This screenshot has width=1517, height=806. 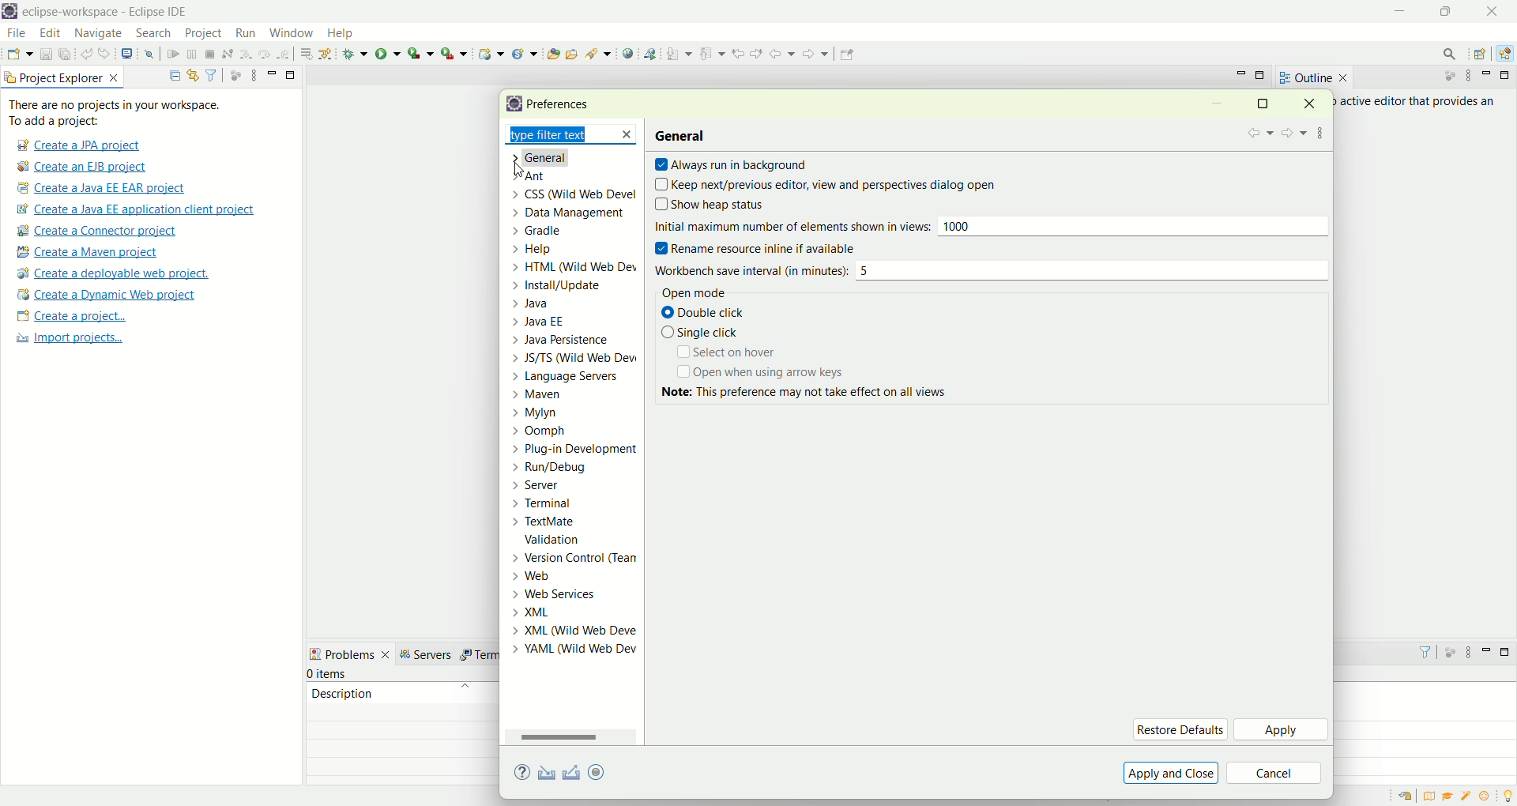 What do you see at coordinates (741, 54) in the screenshot?
I see `previous edit location` at bounding box center [741, 54].